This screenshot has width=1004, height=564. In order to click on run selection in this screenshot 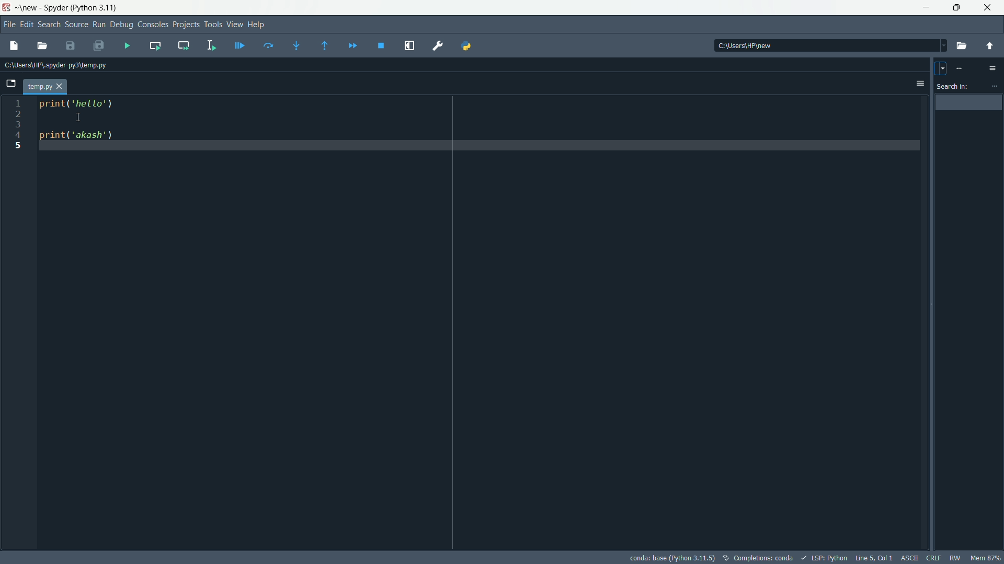, I will do `click(211, 45)`.